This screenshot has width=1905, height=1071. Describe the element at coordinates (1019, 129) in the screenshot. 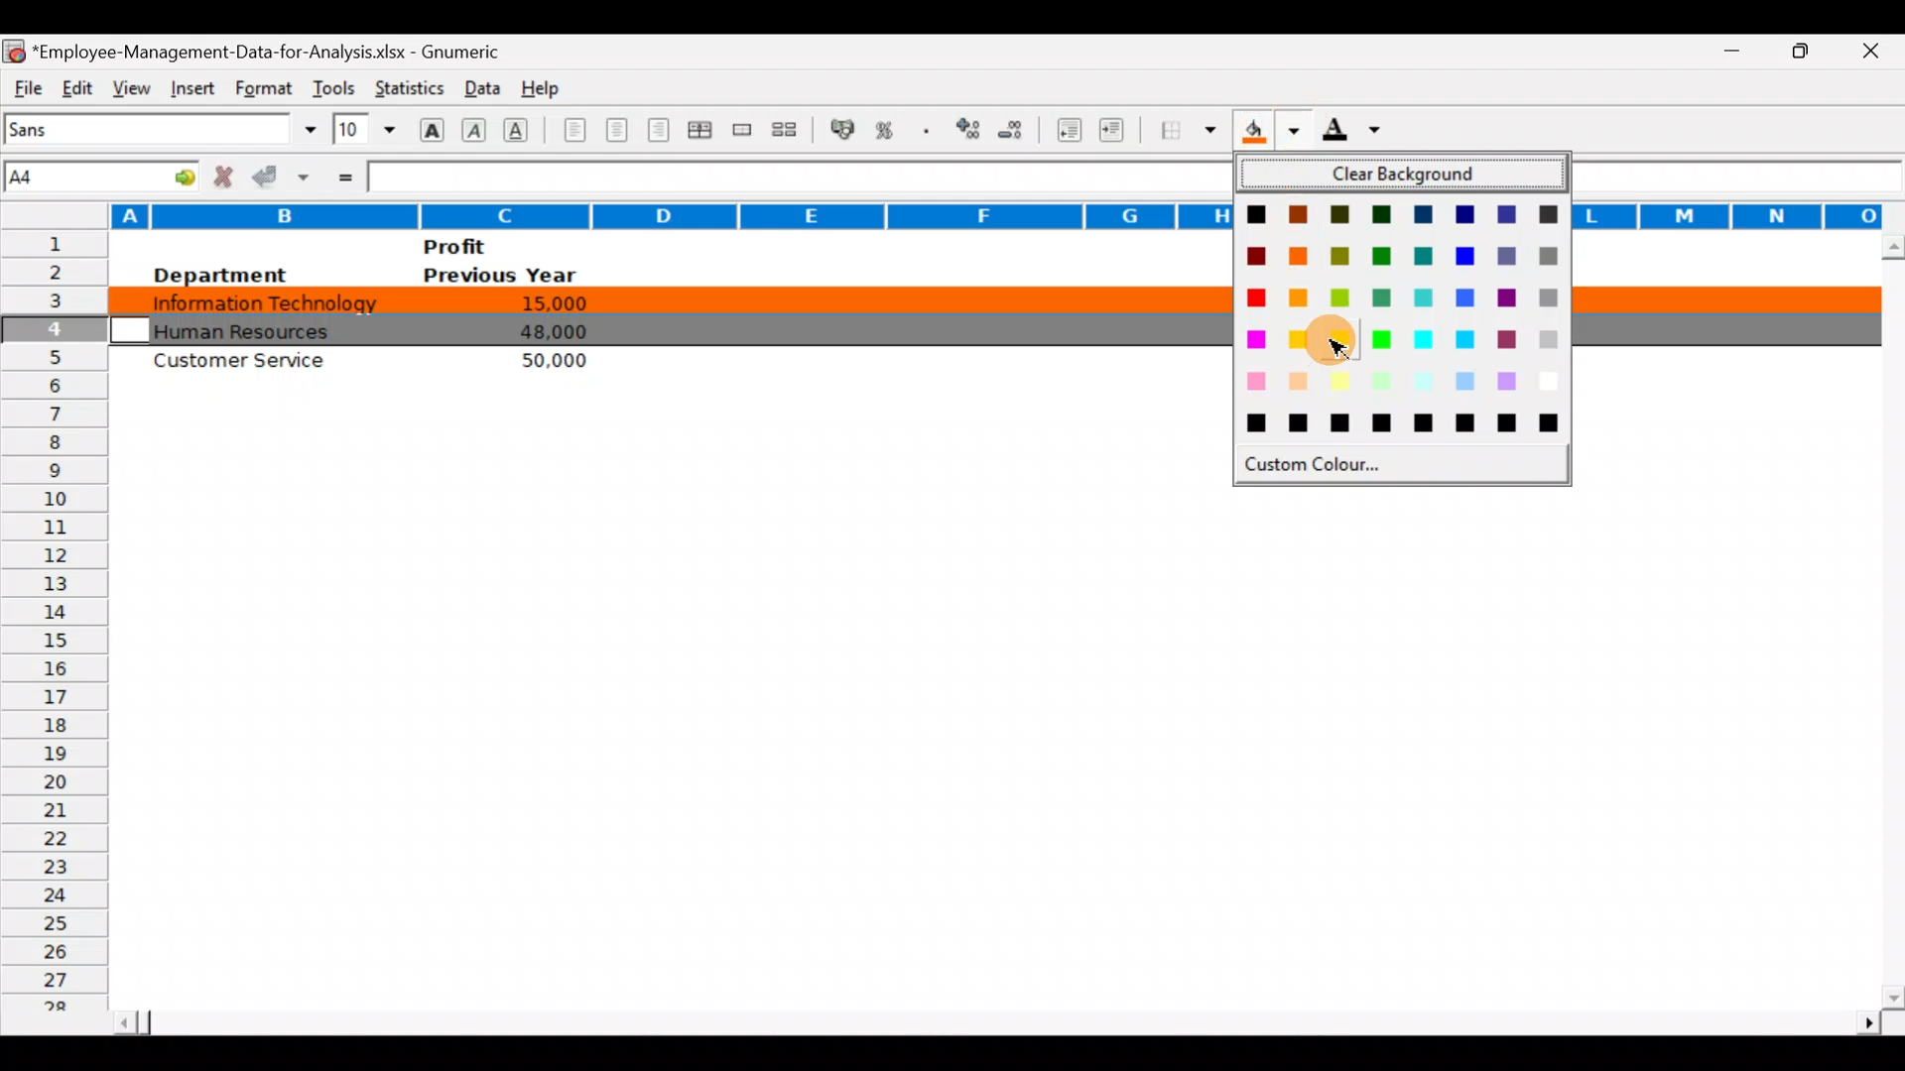

I see `Decrease decimals` at that location.